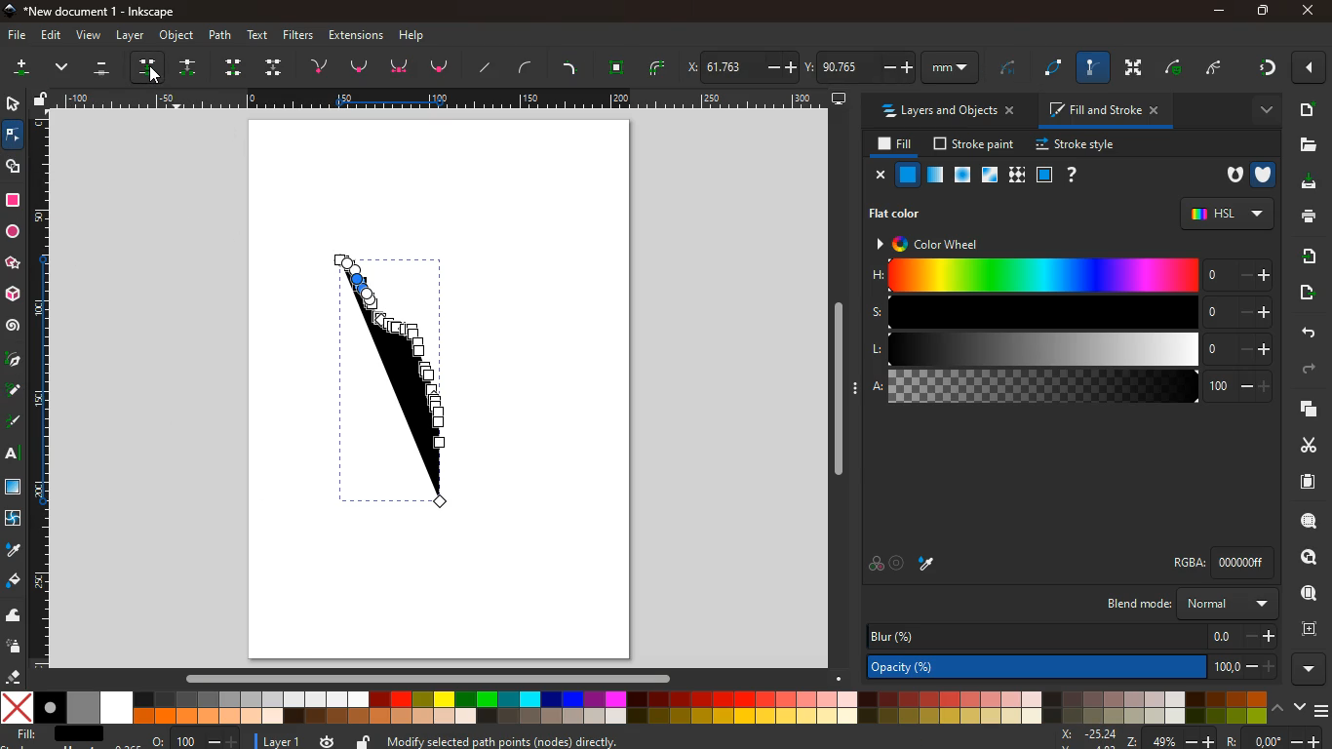 The height and width of the screenshot is (749, 1332). Describe the element at coordinates (1136, 67) in the screenshot. I see `fullscreen` at that location.